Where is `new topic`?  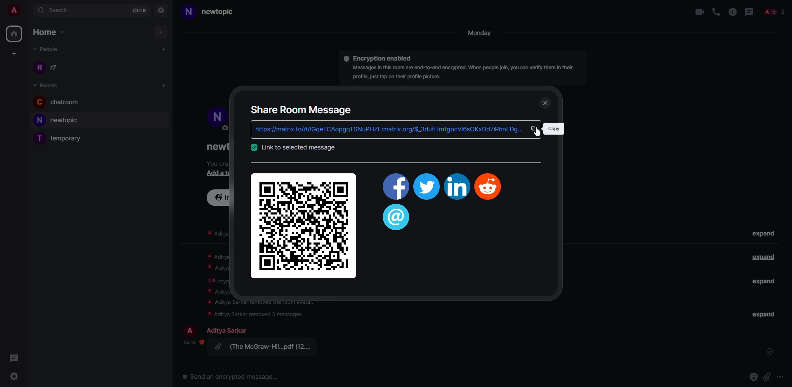
new topic is located at coordinates (214, 12).